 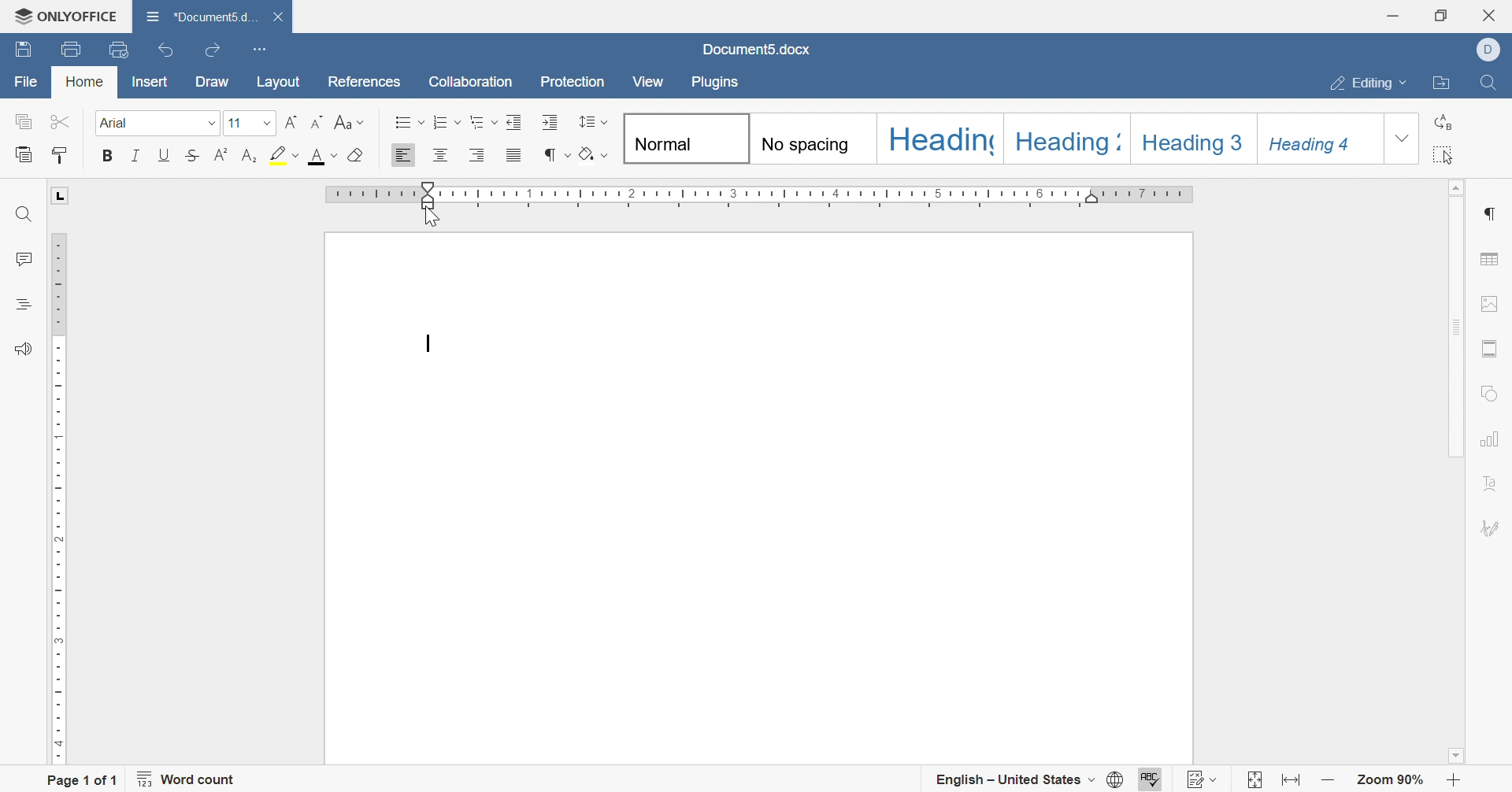 What do you see at coordinates (26, 47) in the screenshot?
I see `save` at bounding box center [26, 47].